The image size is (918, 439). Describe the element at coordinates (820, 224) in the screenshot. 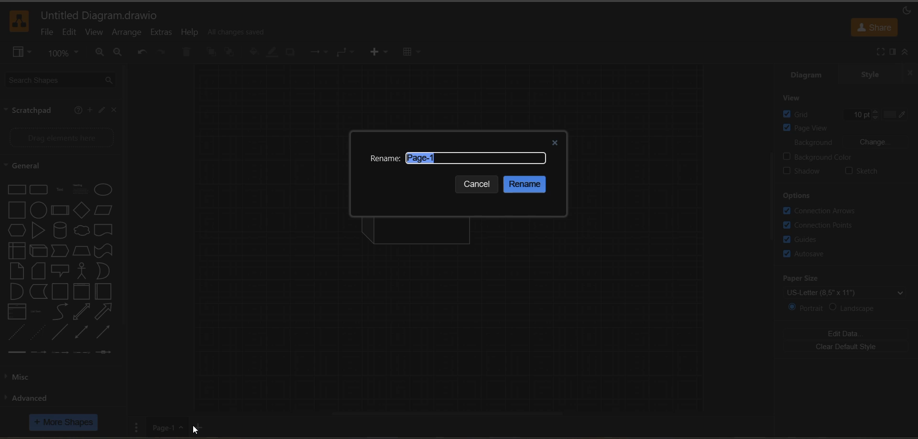

I see `connection points` at that location.